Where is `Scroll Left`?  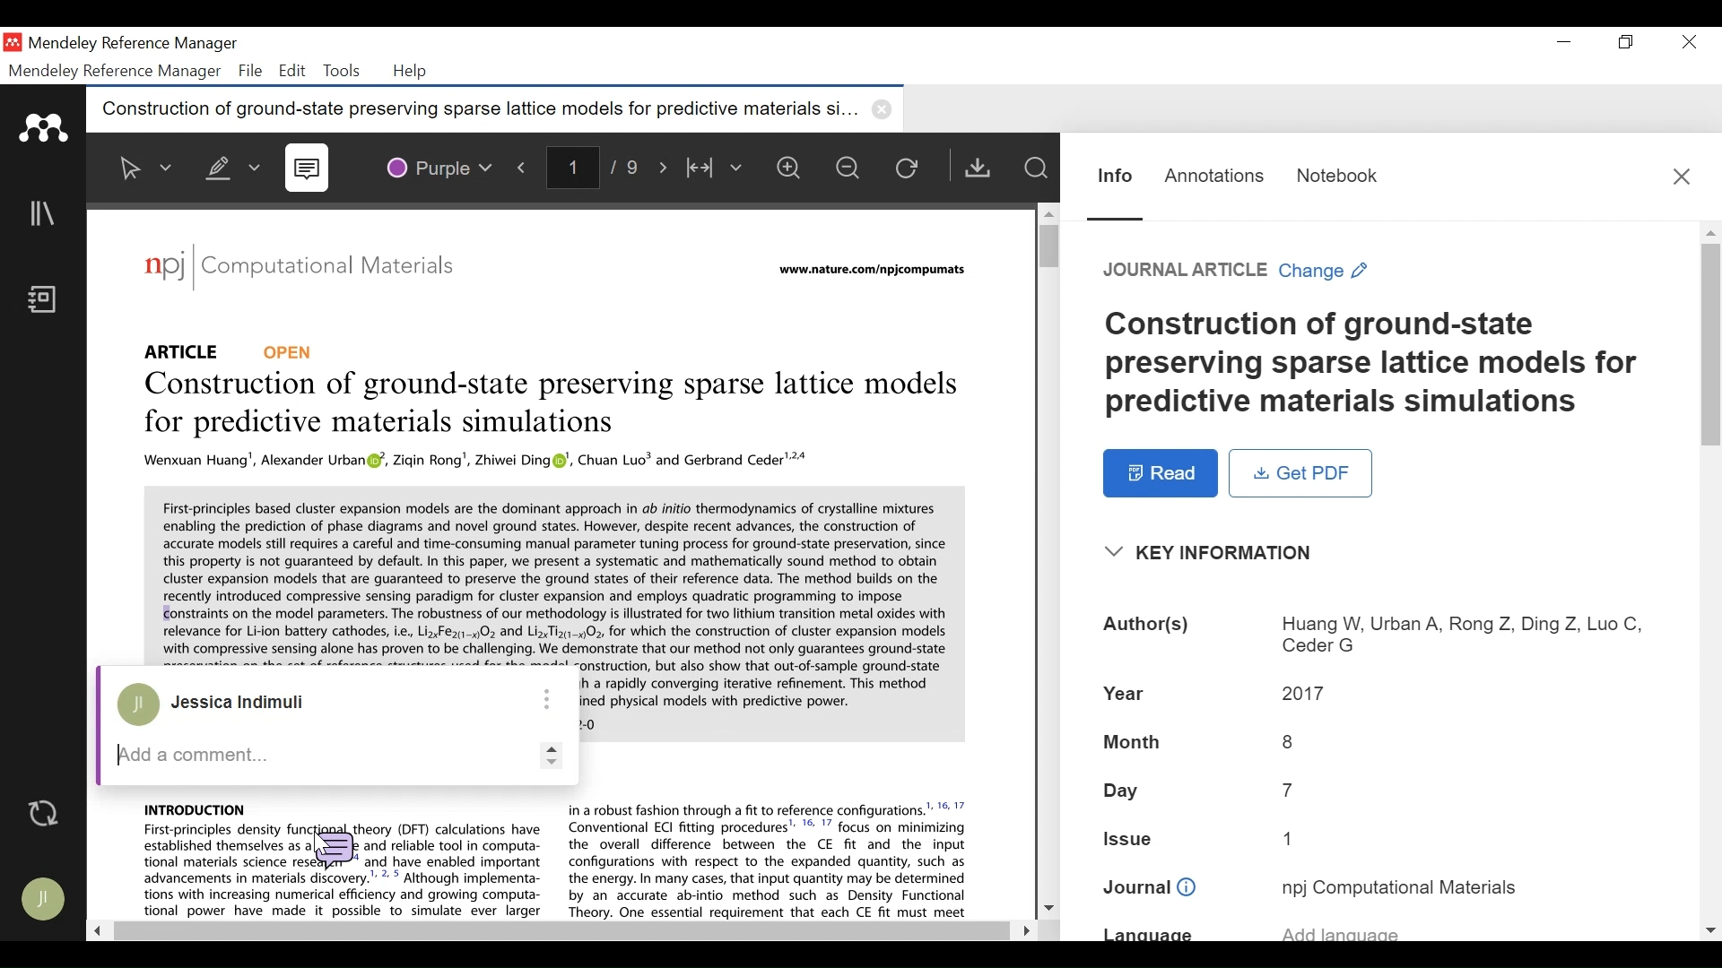 Scroll Left is located at coordinates (99, 932).